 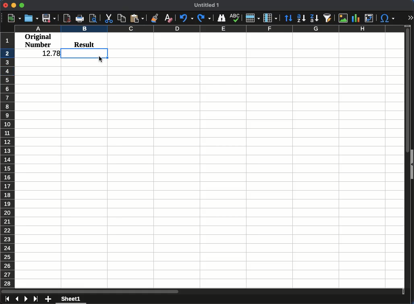 What do you see at coordinates (85, 53) in the screenshot?
I see `typing formula` at bounding box center [85, 53].